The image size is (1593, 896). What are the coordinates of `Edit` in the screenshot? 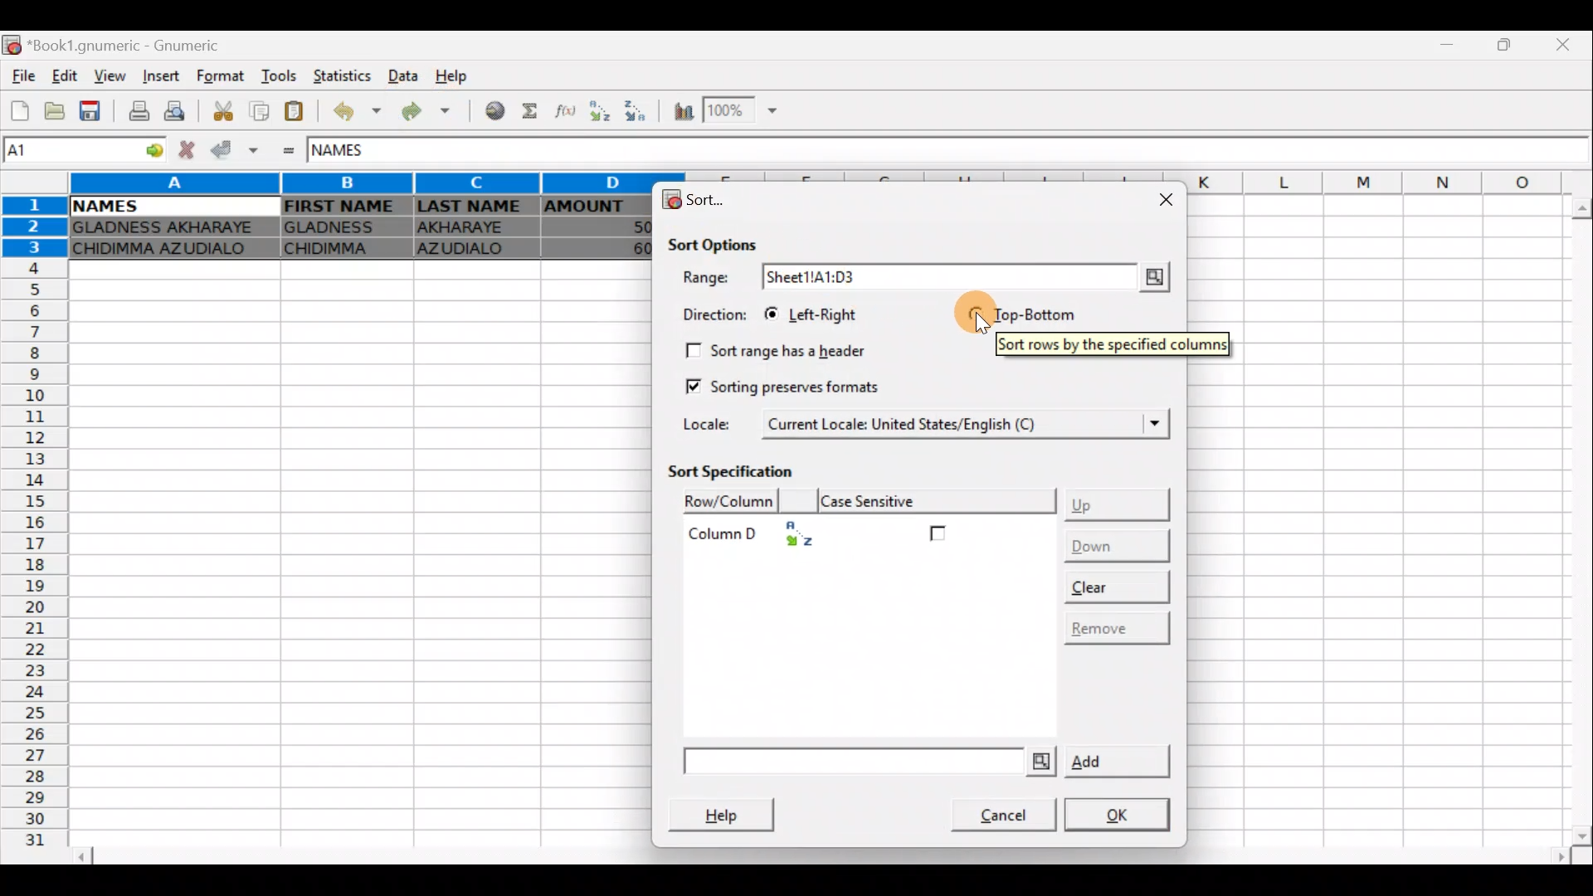 It's located at (66, 77).